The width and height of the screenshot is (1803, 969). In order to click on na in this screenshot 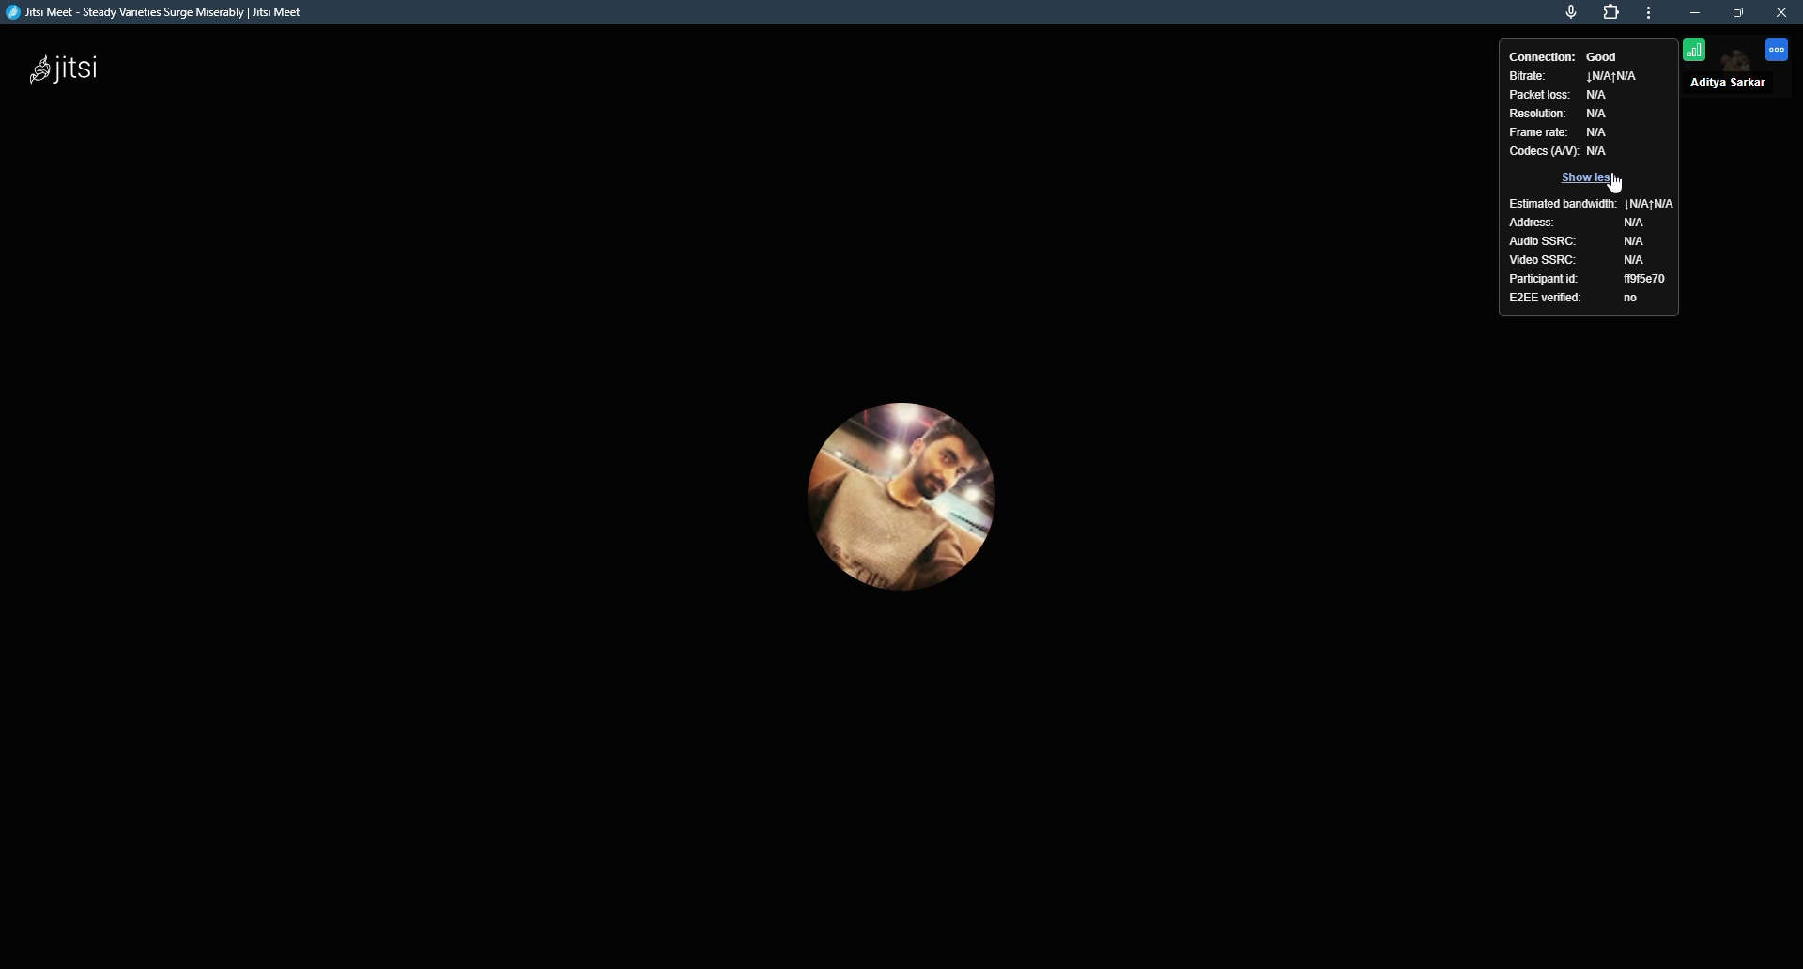, I will do `click(1595, 134)`.